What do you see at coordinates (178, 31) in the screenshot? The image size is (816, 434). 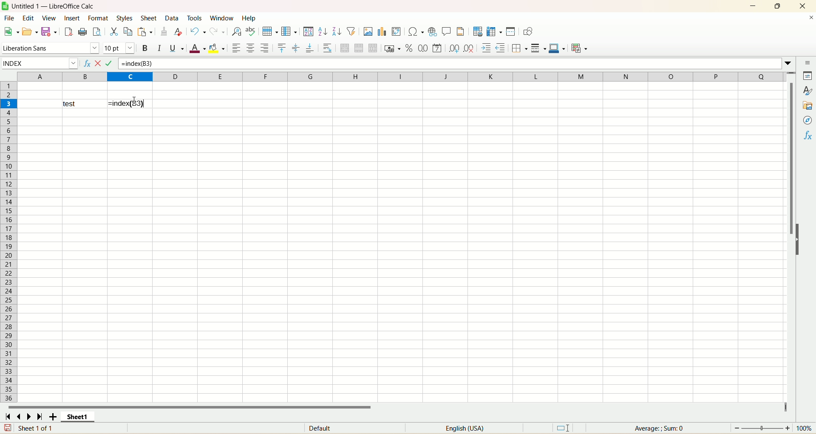 I see `clear formatting` at bounding box center [178, 31].